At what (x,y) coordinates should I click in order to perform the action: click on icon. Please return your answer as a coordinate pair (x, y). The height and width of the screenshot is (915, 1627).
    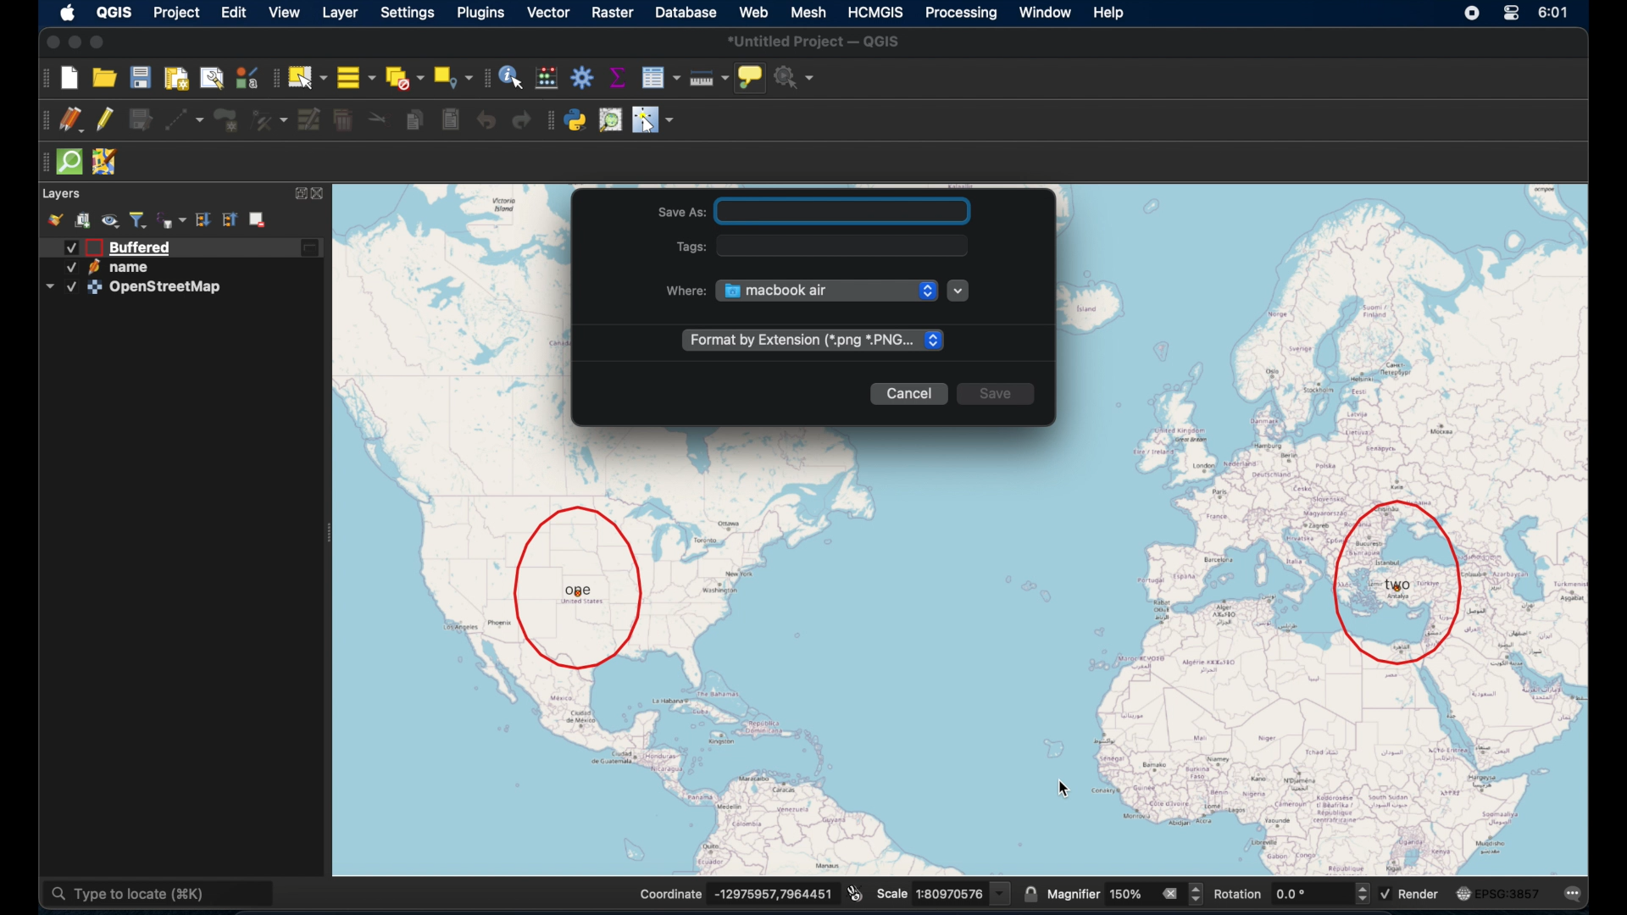
    Looking at the image, I should click on (93, 247).